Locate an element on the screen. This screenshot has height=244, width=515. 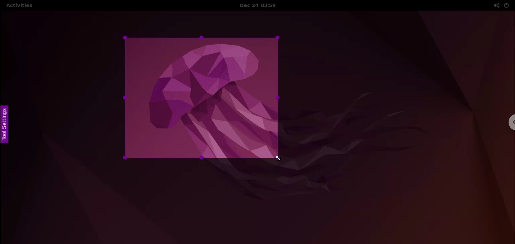
tool settings  is located at coordinates (5, 125).